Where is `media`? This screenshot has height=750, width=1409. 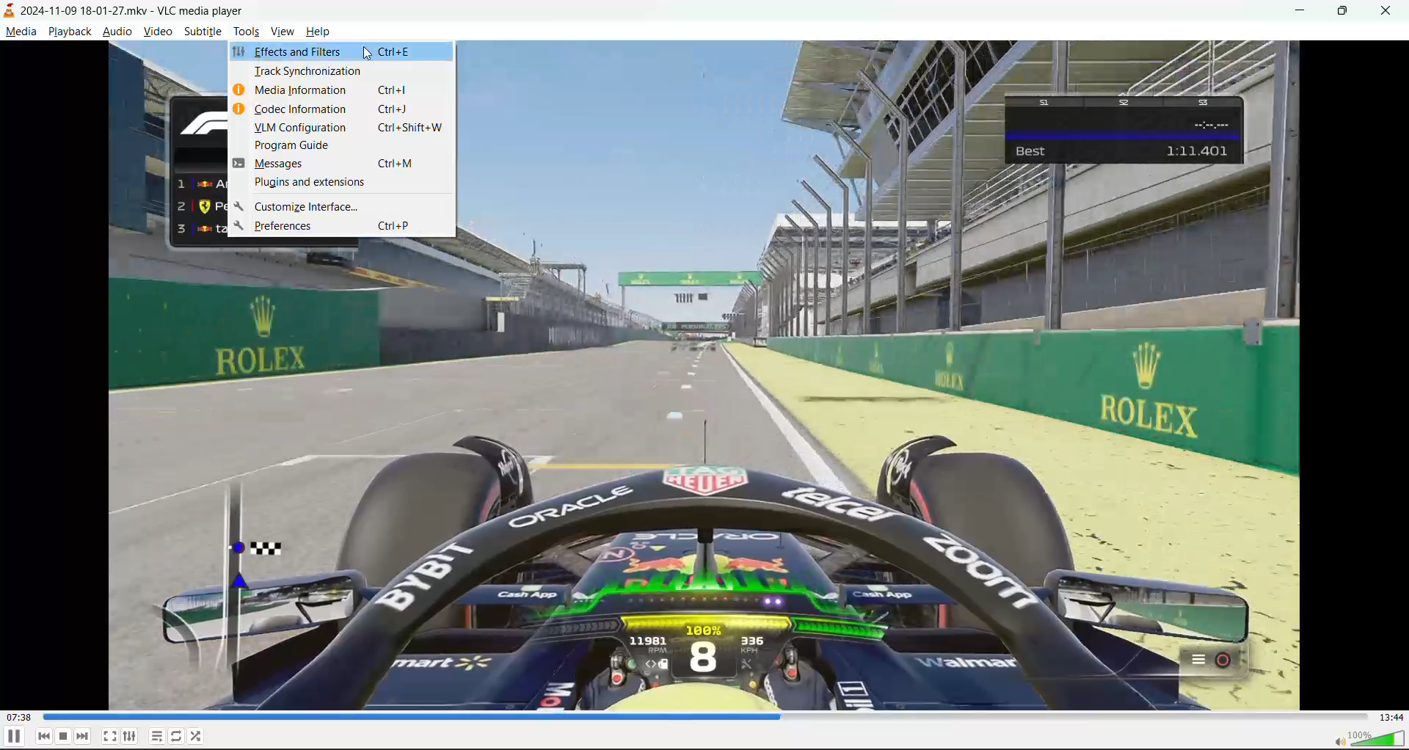 media is located at coordinates (19, 32).